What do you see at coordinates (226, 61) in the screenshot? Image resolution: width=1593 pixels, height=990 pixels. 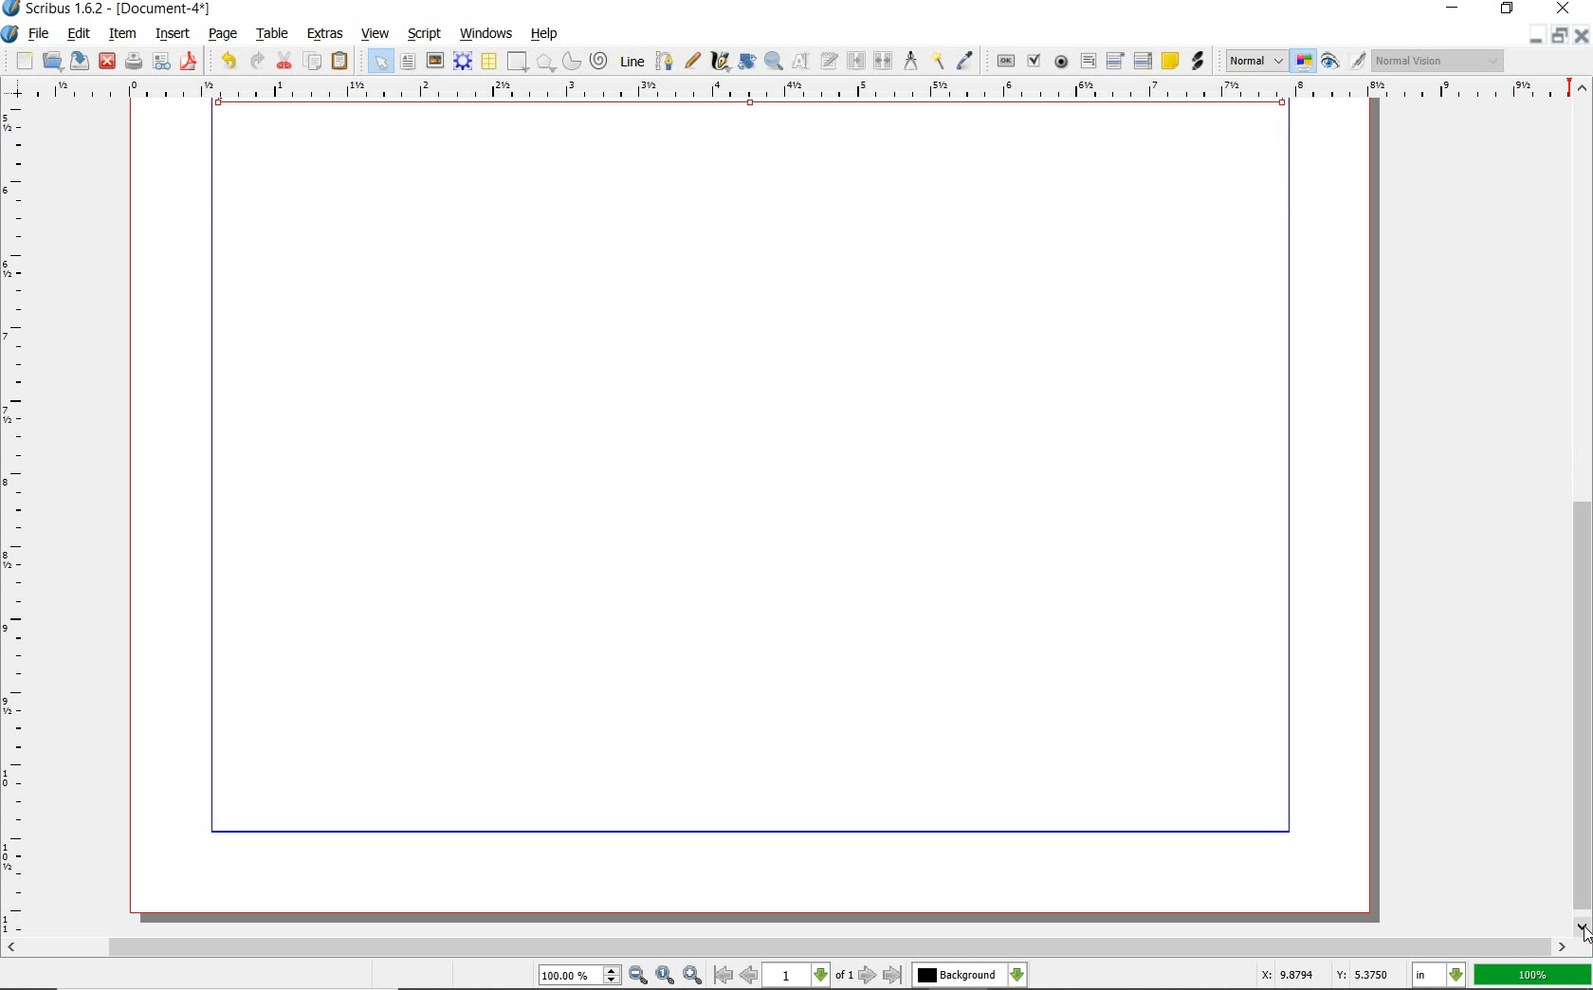 I see `undo` at bounding box center [226, 61].